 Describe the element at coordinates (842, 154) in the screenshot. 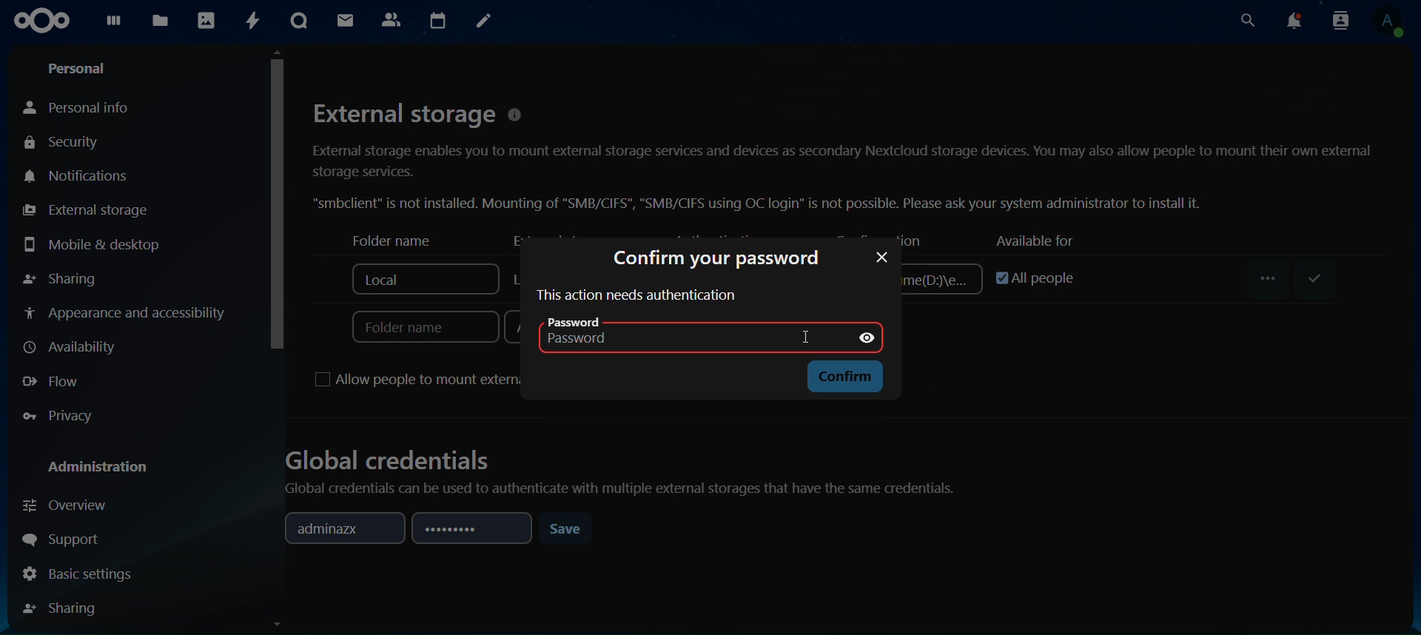

I see `External storage ©

External storage enables you to mount external storage services and devices as secondary Nextcloud storage devices. You may also allow people to mount their own external
storage services.

“smbclient” is not installed. Mounting of "SMB/CIFS", "SMB/CIFS using OC login” is not possible. Please ask your system administrator to install it.` at that location.